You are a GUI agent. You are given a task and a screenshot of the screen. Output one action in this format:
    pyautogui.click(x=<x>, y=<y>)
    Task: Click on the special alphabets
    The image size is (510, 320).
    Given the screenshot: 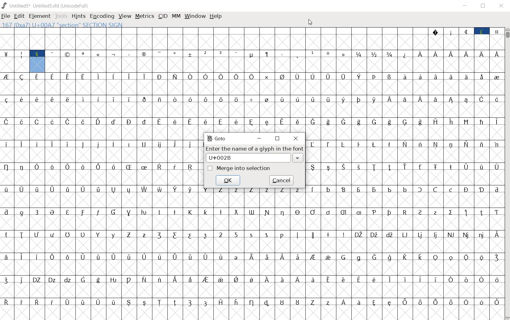 What is the action you would take?
    pyautogui.click(x=412, y=241)
    